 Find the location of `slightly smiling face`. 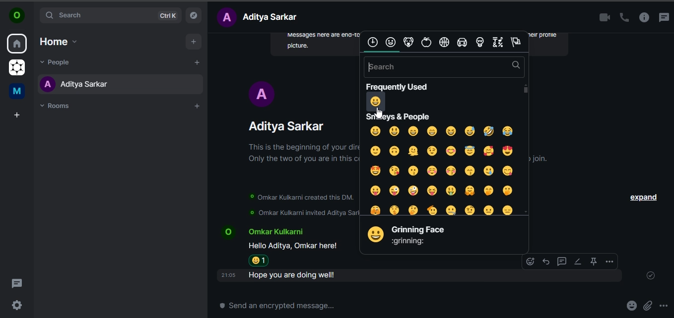

slightly smiling face is located at coordinates (375, 150).